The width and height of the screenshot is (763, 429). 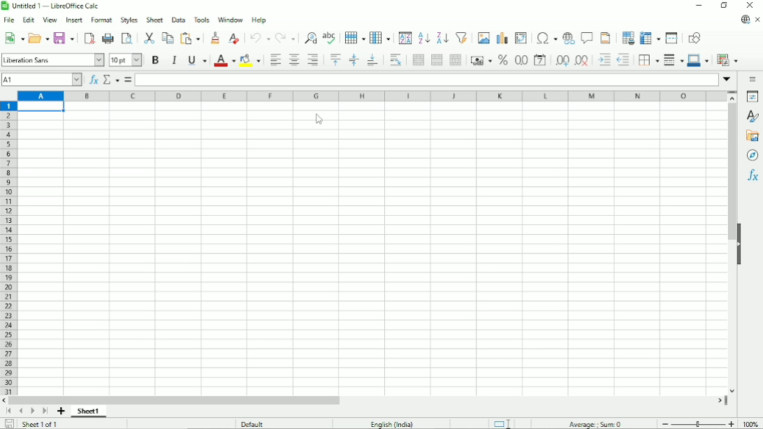 I want to click on Properties, so click(x=751, y=96).